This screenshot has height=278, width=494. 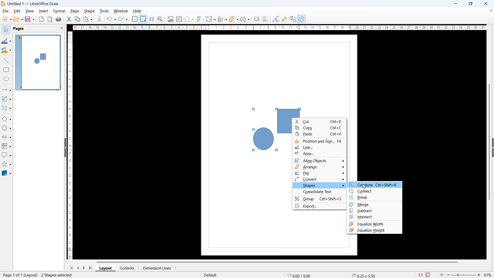 I want to click on symbol shapes, so click(x=6, y=128).